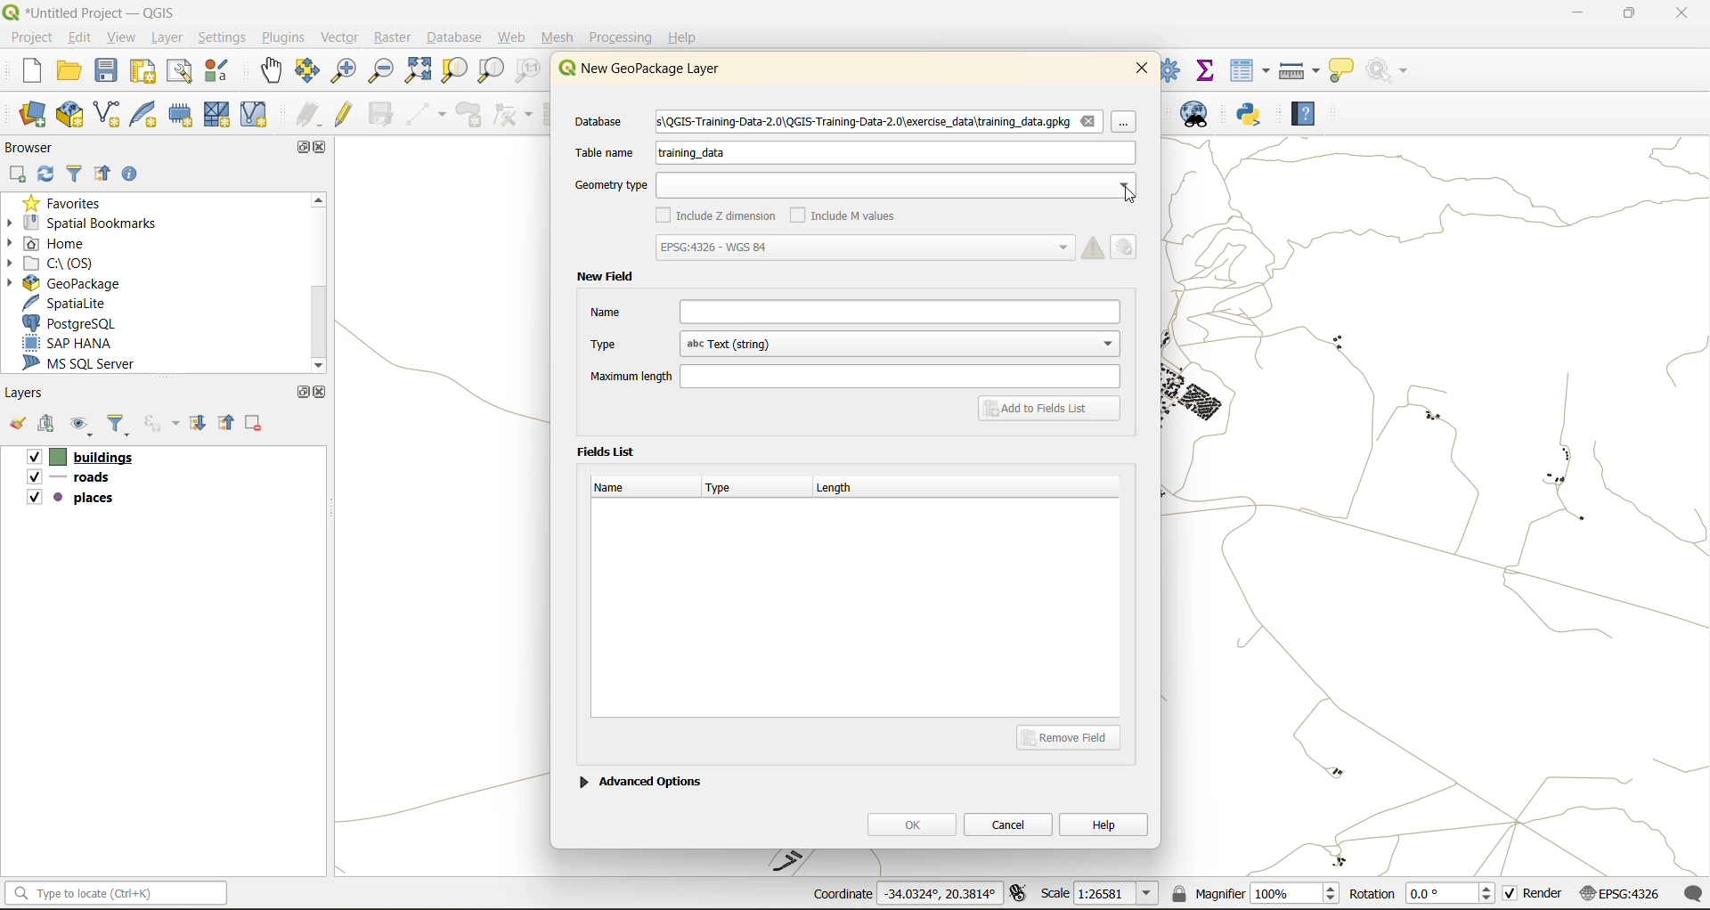  I want to click on name, so click(854, 312).